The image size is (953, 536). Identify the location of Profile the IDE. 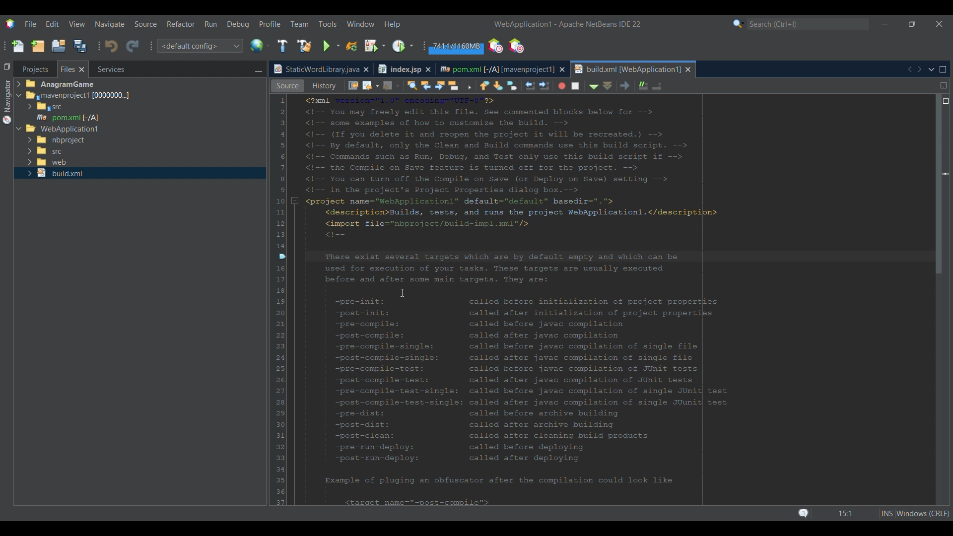
(496, 46).